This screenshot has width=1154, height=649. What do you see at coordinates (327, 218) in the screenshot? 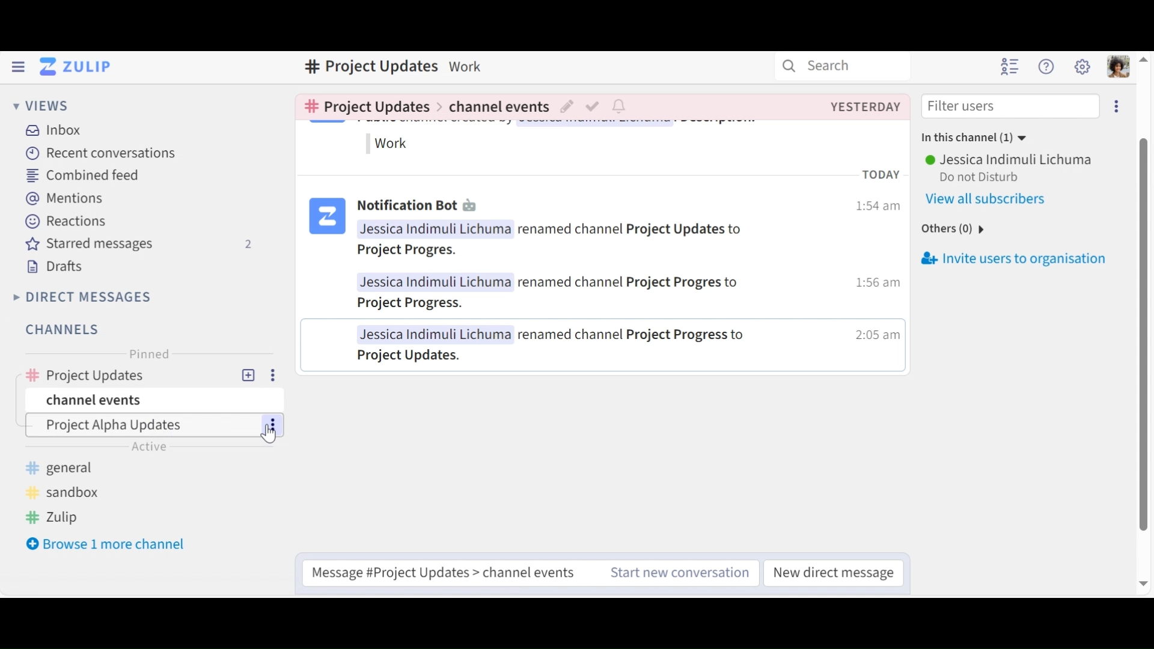
I see `logo` at bounding box center [327, 218].